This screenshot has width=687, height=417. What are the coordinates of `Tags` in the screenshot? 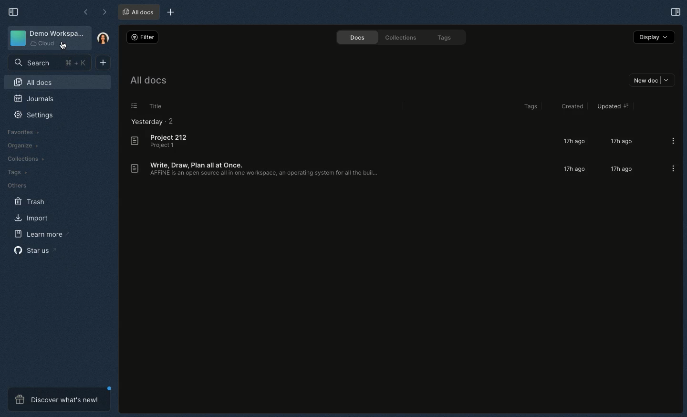 It's located at (15, 172).